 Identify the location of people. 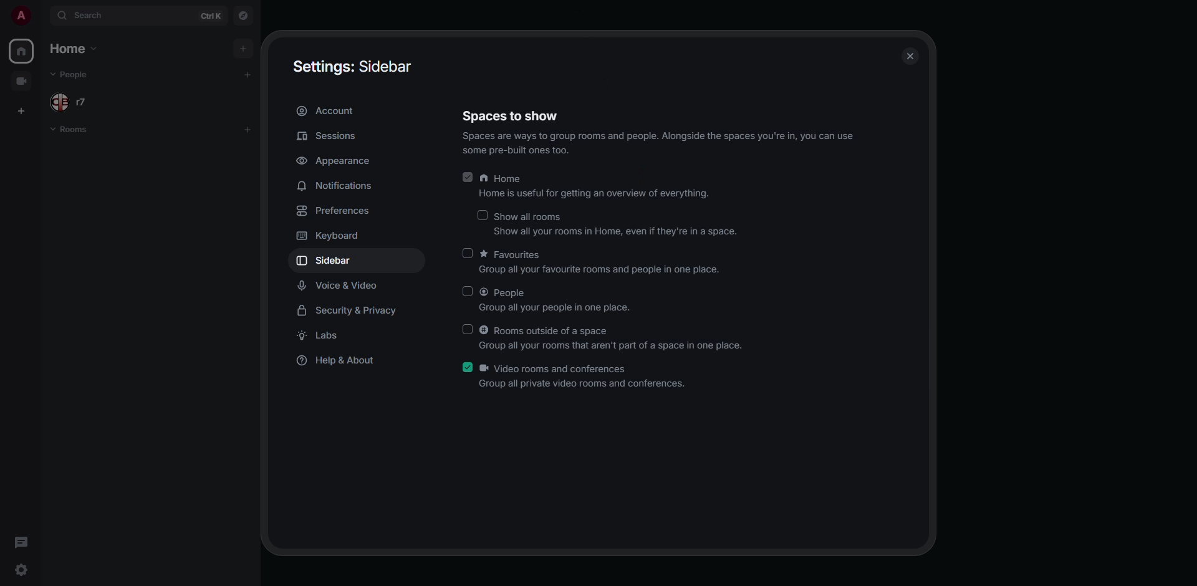
(69, 101).